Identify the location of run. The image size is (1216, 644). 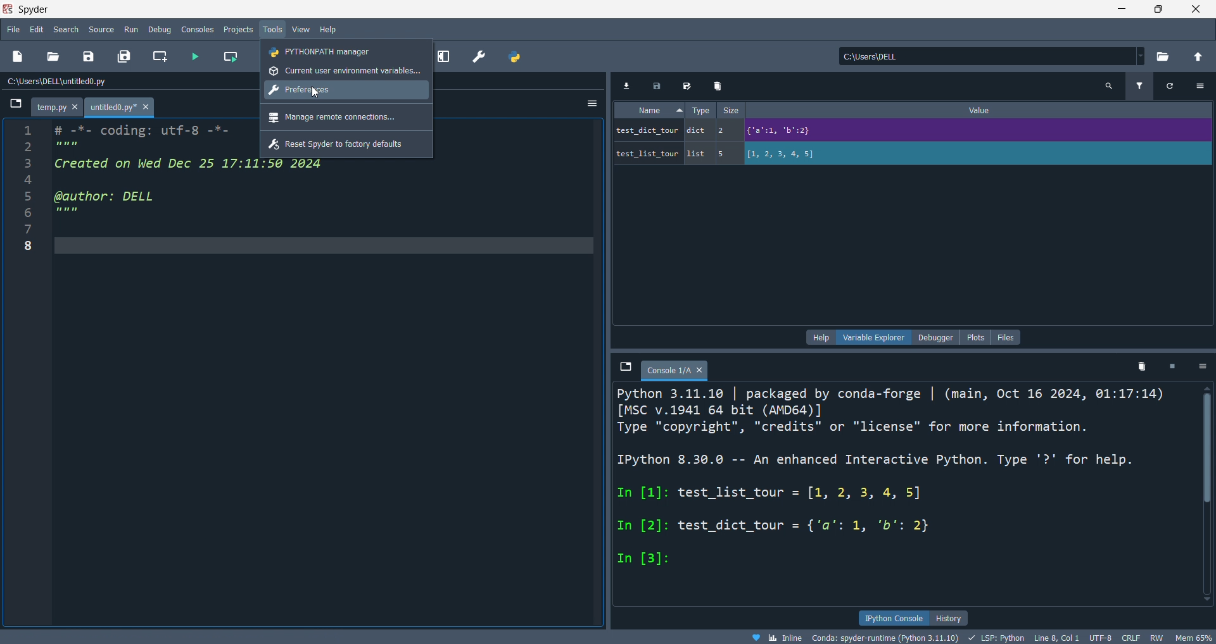
(133, 29).